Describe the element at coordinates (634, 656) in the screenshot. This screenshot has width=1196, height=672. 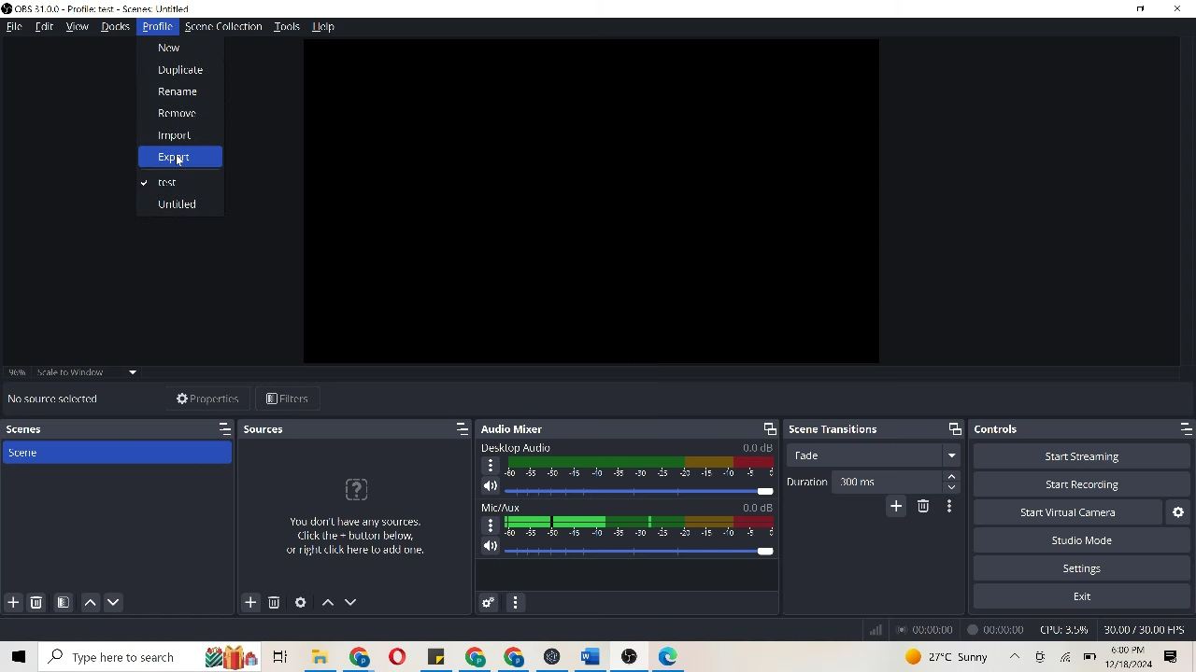
I see `icon` at that location.